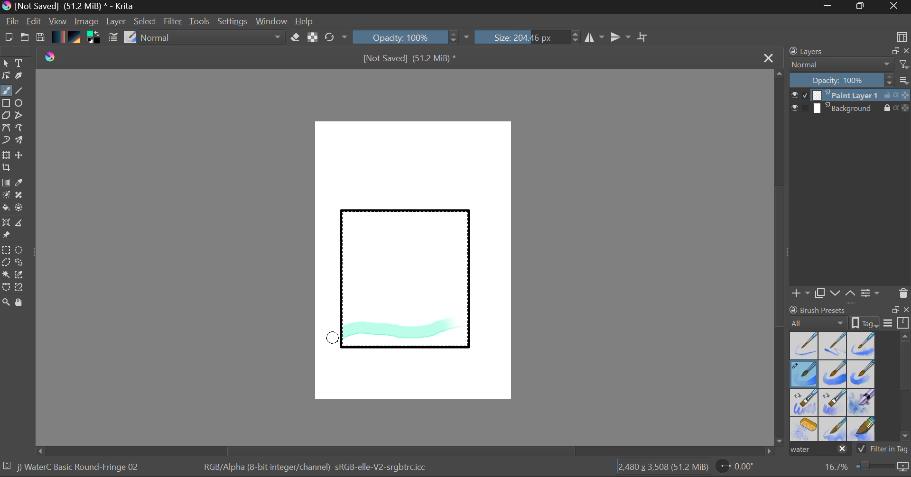 The image size is (911, 477). I want to click on Rectangle, so click(7, 104).